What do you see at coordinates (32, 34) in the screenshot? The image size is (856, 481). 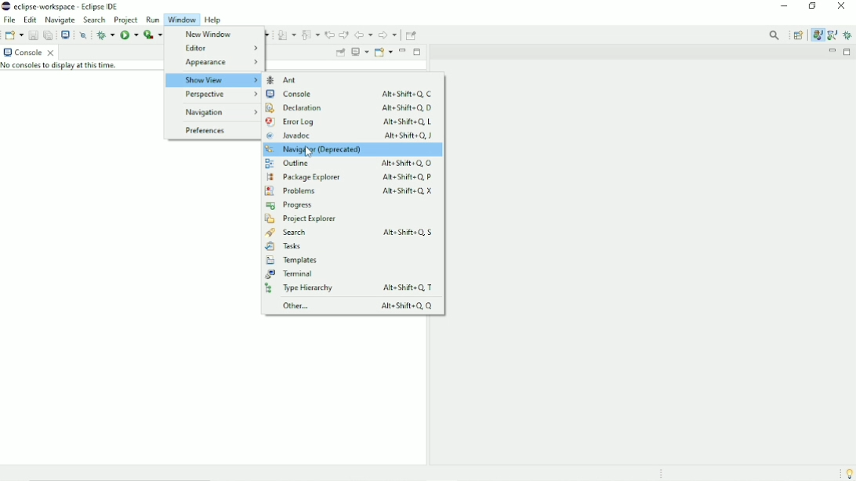 I see `Save` at bounding box center [32, 34].